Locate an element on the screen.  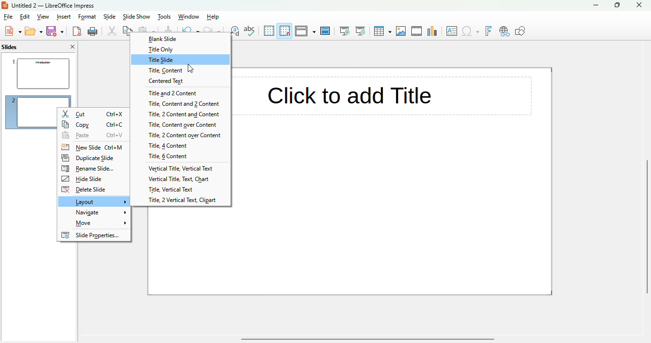
layout is located at coordinates (95, 202).